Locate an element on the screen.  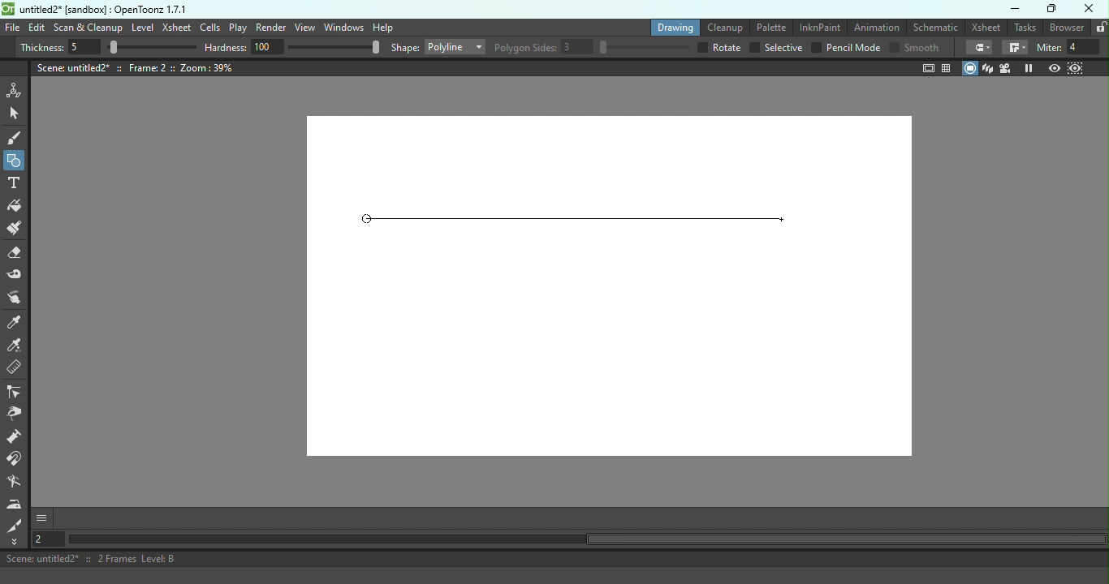
Tape tool is located at coordinates (18, 276).